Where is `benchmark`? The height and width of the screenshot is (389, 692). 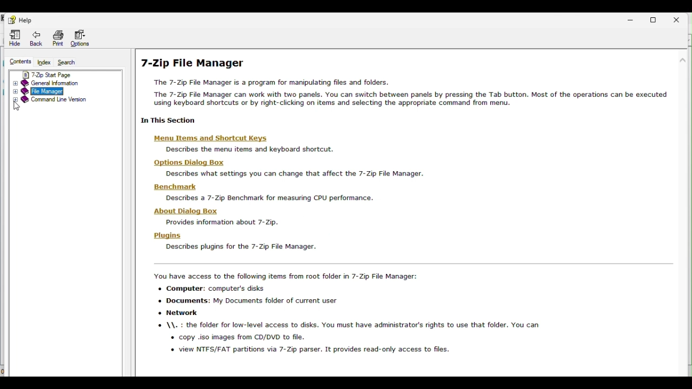
benchmark is located at coordinates (179, 189).